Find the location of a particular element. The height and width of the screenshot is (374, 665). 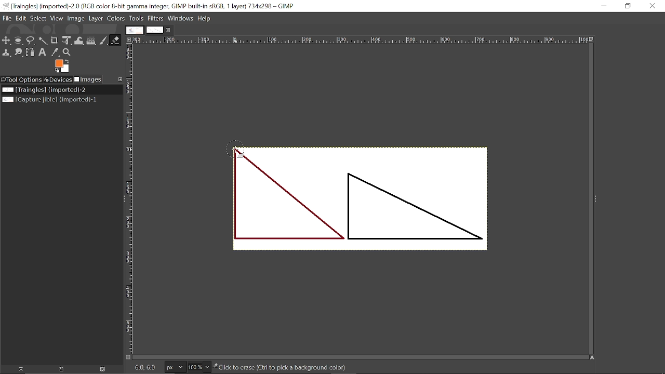

Windows is located at coordinates (180, 18).